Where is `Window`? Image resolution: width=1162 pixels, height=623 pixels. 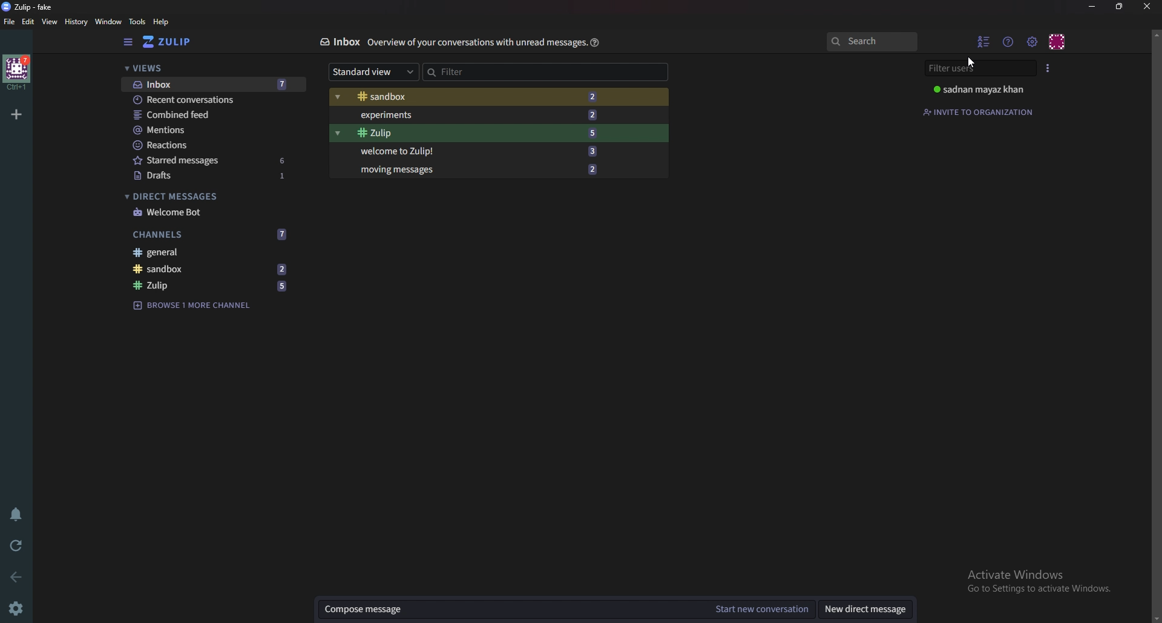 Window is located at coordinates (108, 22).